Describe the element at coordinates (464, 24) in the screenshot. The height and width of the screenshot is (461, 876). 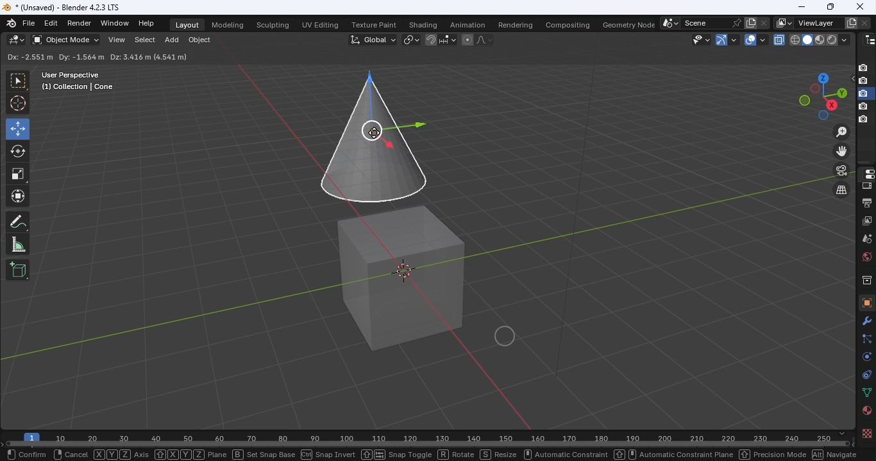
I see `Animation` at that location.